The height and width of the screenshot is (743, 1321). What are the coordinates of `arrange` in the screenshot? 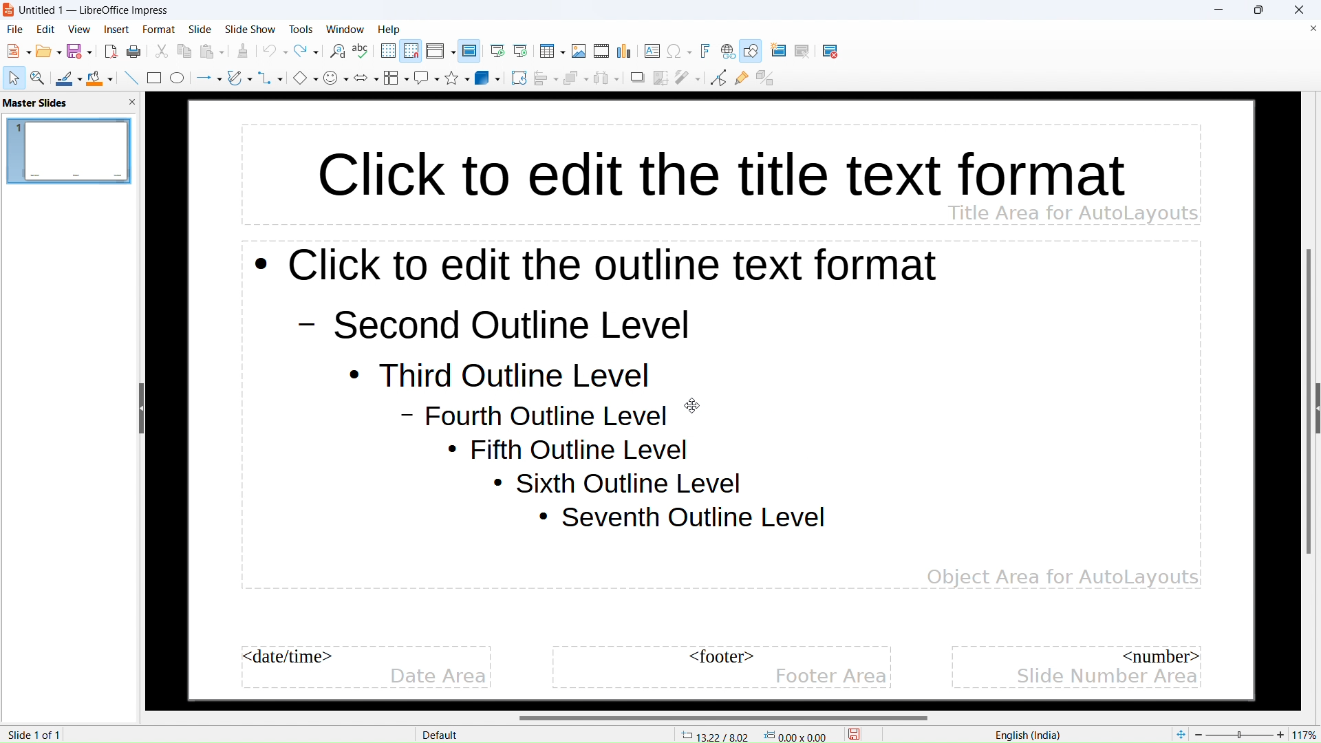 It's located at (575, 78).